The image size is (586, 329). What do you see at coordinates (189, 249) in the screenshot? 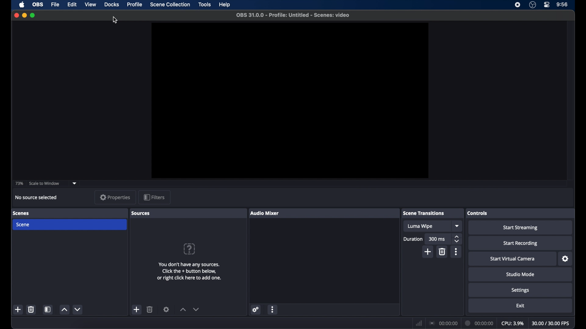
I see `help ` at bounding box center [189, 249].